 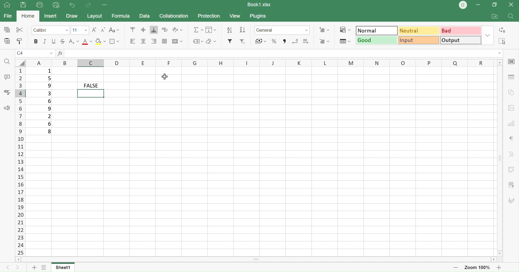 What do you see at coordinates (103, 30) in the screenshot?
I see `Decrement font size` at bounding box center [103, 30].